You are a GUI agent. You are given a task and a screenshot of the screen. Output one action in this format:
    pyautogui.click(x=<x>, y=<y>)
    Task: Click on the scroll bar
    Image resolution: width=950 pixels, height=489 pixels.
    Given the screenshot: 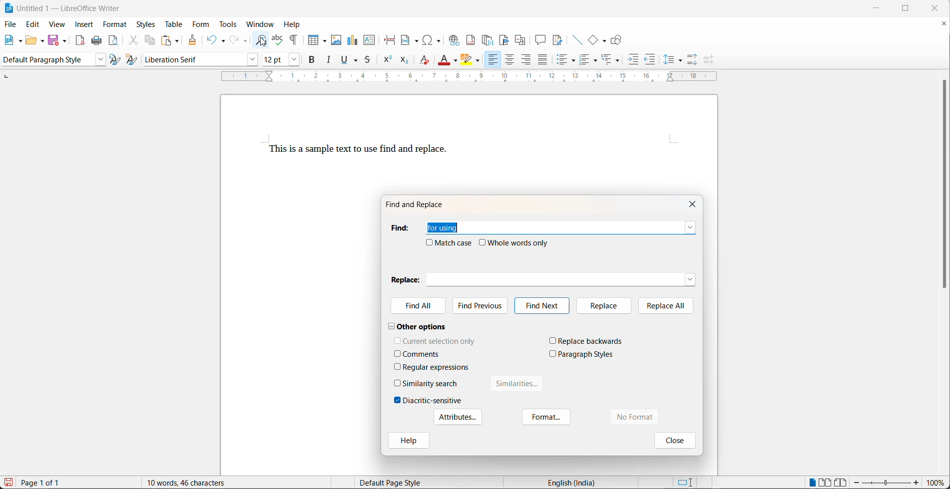 What is the action you would take?
    pyautogui.click(x=944, y=189)
    